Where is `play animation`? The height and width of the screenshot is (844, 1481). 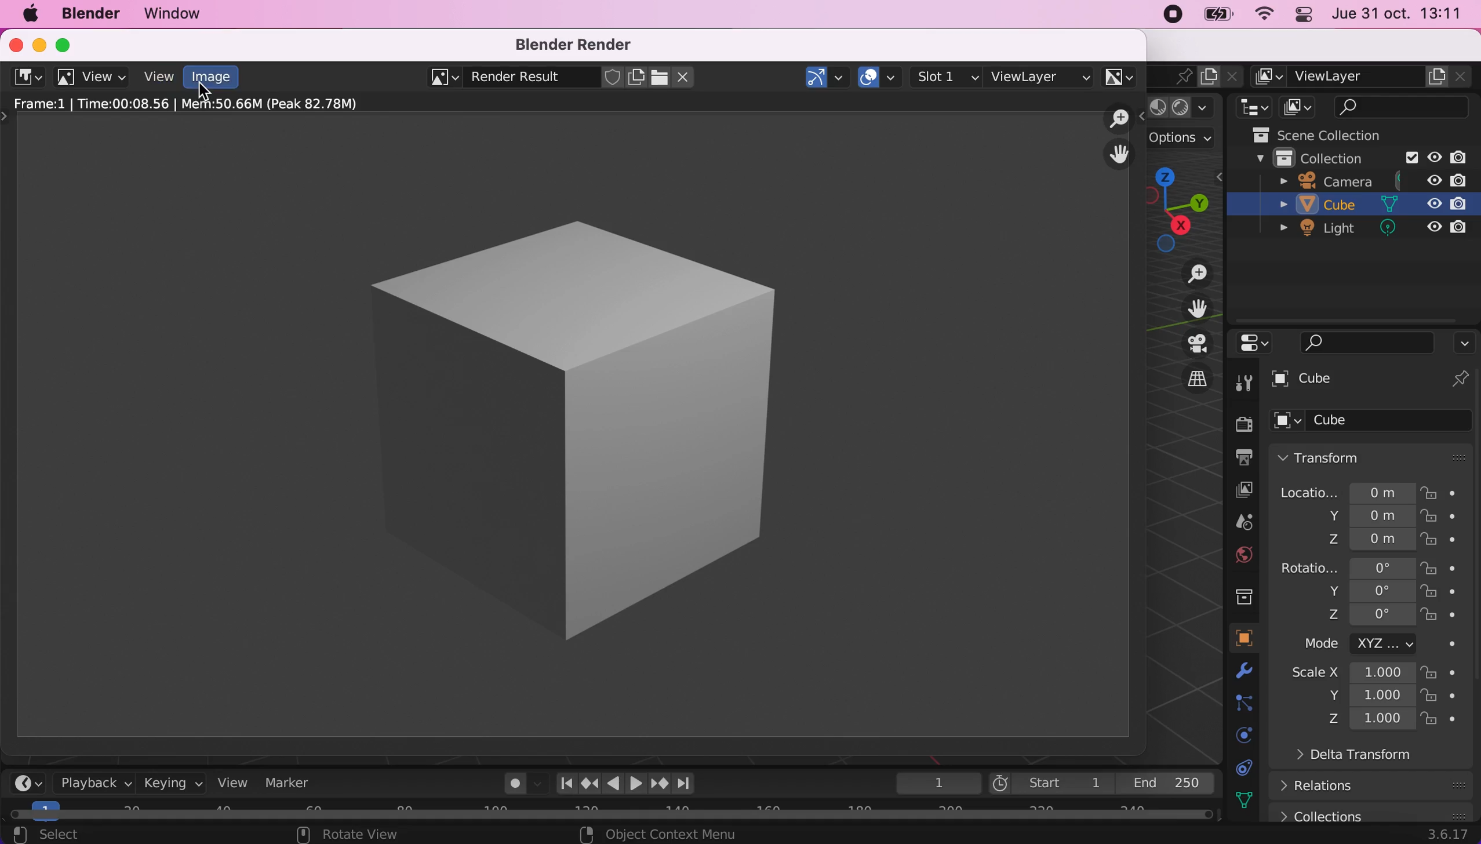 play animation is located at coordinates (636, 783).